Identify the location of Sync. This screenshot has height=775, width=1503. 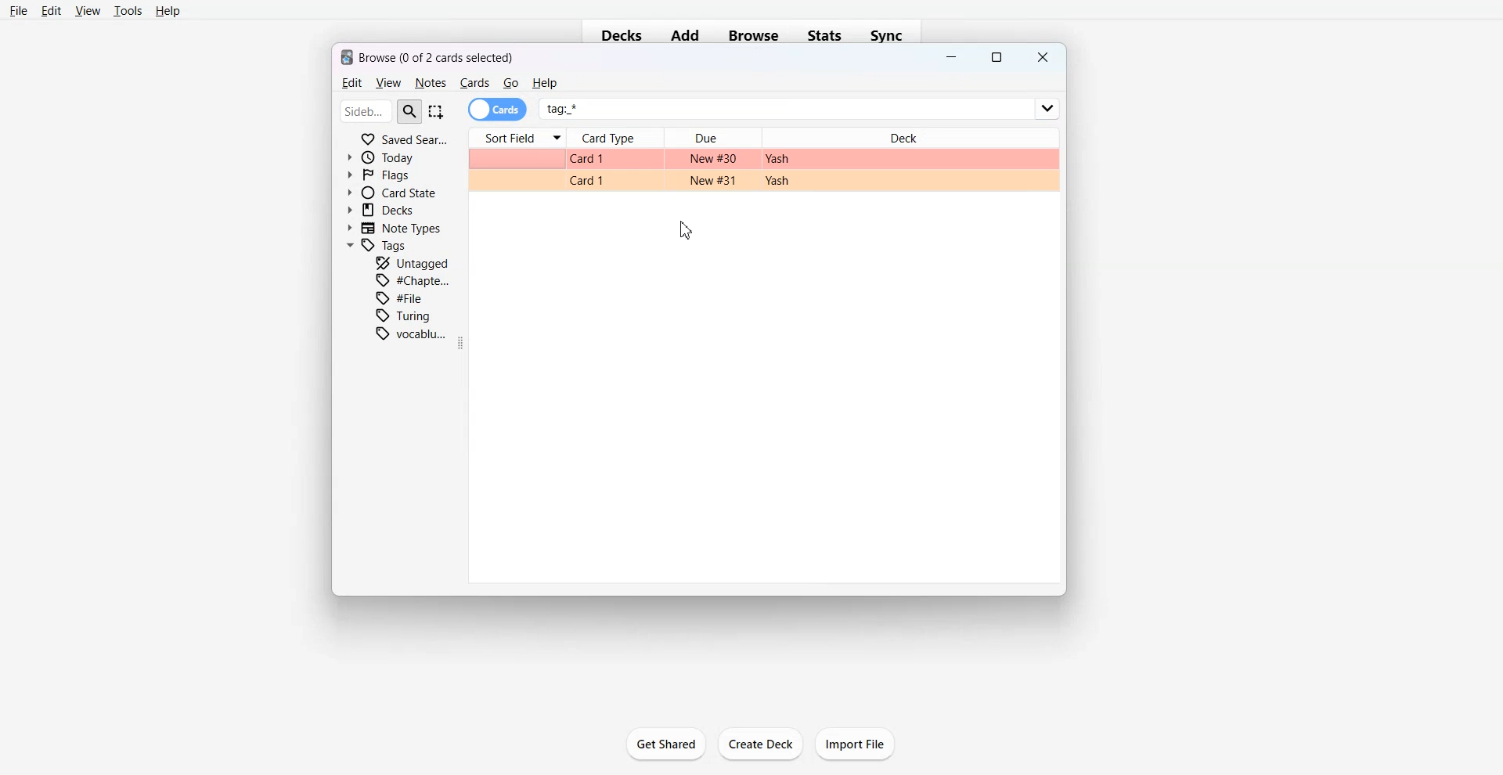
(892, 35).